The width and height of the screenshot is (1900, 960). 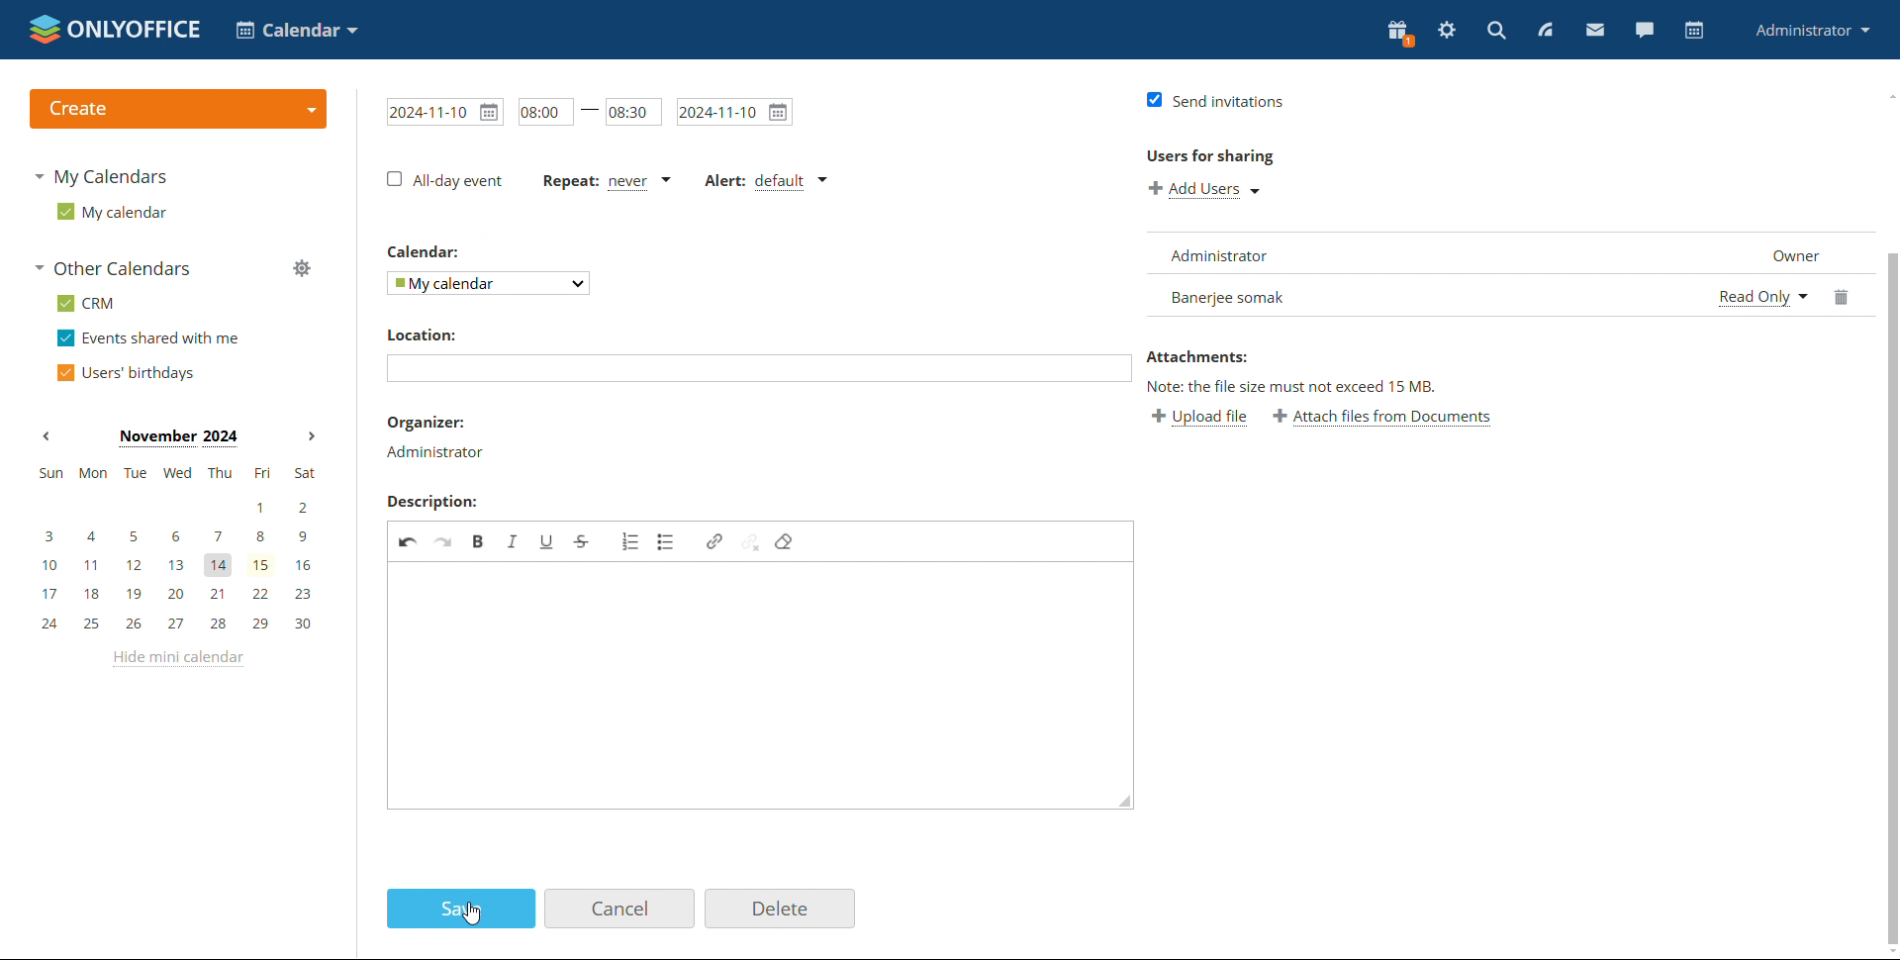 What do you see at coordinates (85, 303) in the screenshot?
I see `crm` at bounding box center [85, 303].